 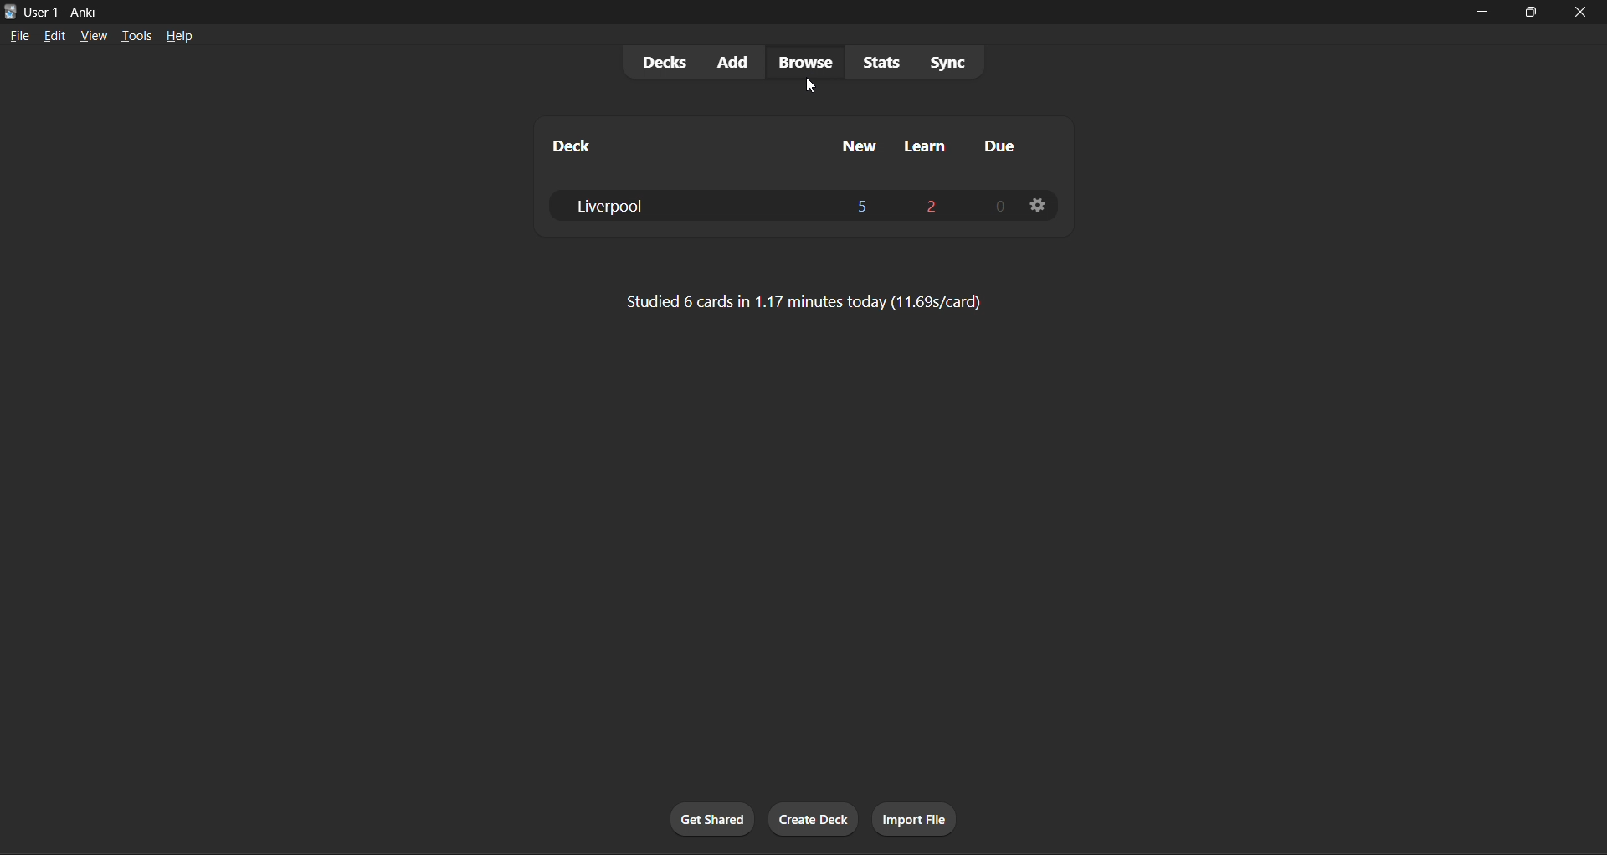 I want to click on close, so click(x=1579, y=11).